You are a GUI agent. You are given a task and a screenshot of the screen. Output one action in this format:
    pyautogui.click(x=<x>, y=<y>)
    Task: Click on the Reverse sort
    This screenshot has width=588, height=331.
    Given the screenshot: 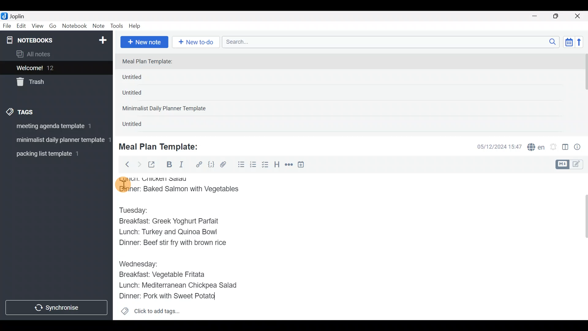 What is the action you would take?
    pyautogui.click(x=582, y=44)
    